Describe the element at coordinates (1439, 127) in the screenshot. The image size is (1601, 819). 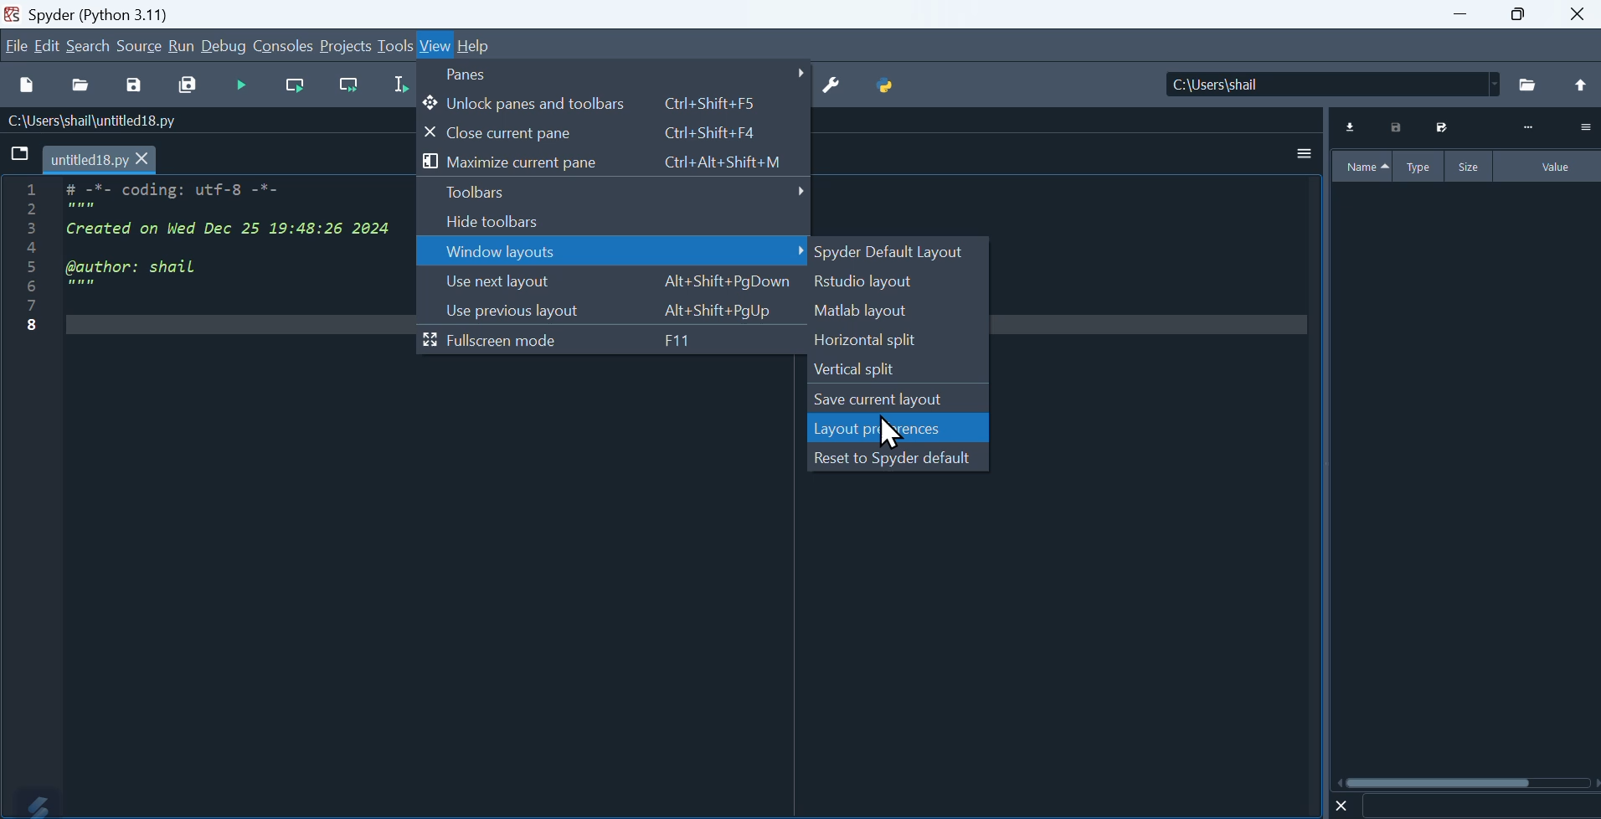
I see `Save` at that location.